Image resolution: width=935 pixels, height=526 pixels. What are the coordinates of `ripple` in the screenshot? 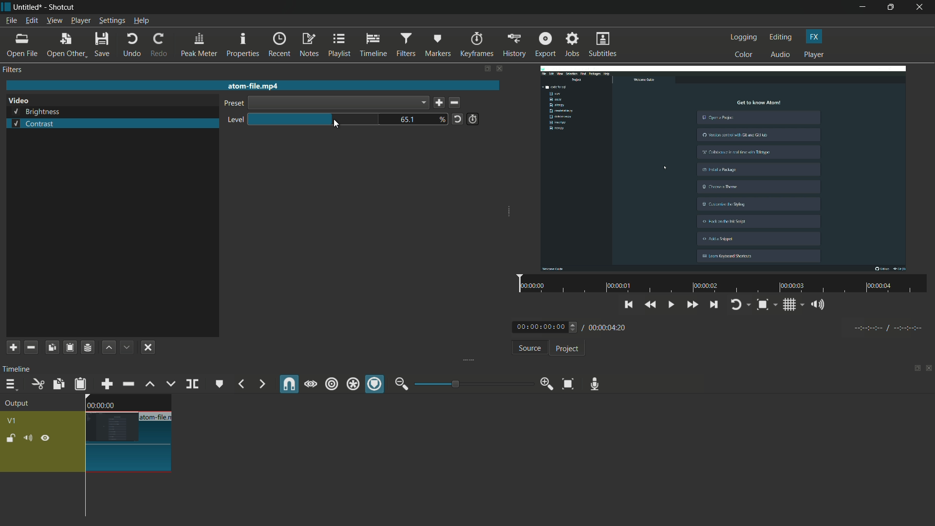 It's located at (331, 384).